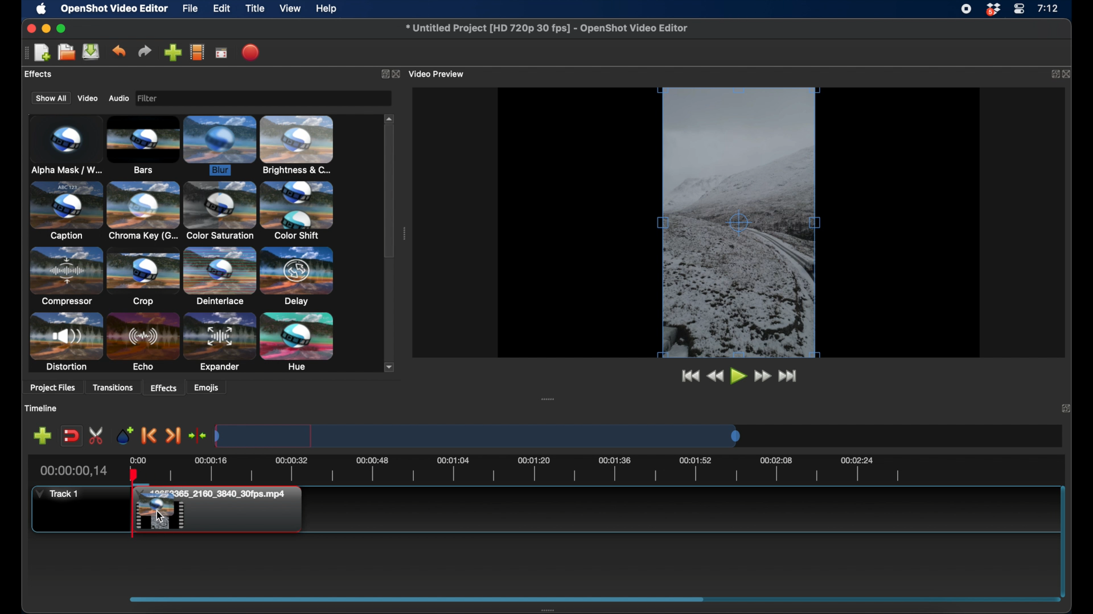 This screenshot has height=614, width=1093. What do you see at coordinates (124, 435) in the screenshot?
I see `add marker` at bounding box center [124, 435].